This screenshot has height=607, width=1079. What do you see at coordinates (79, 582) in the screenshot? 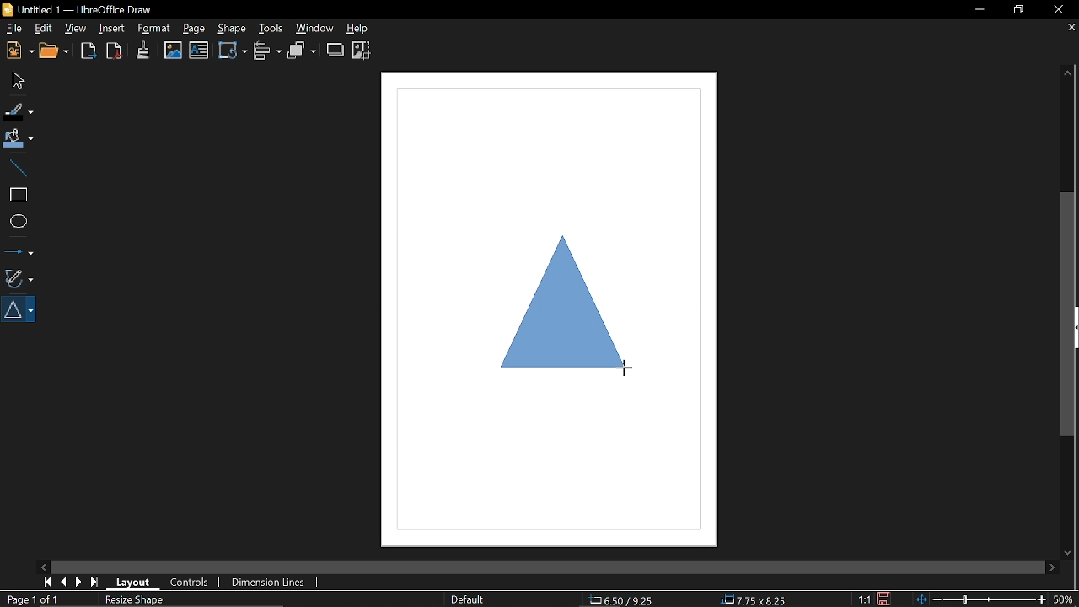
I see `Next page` at bounding box center [79, 582].